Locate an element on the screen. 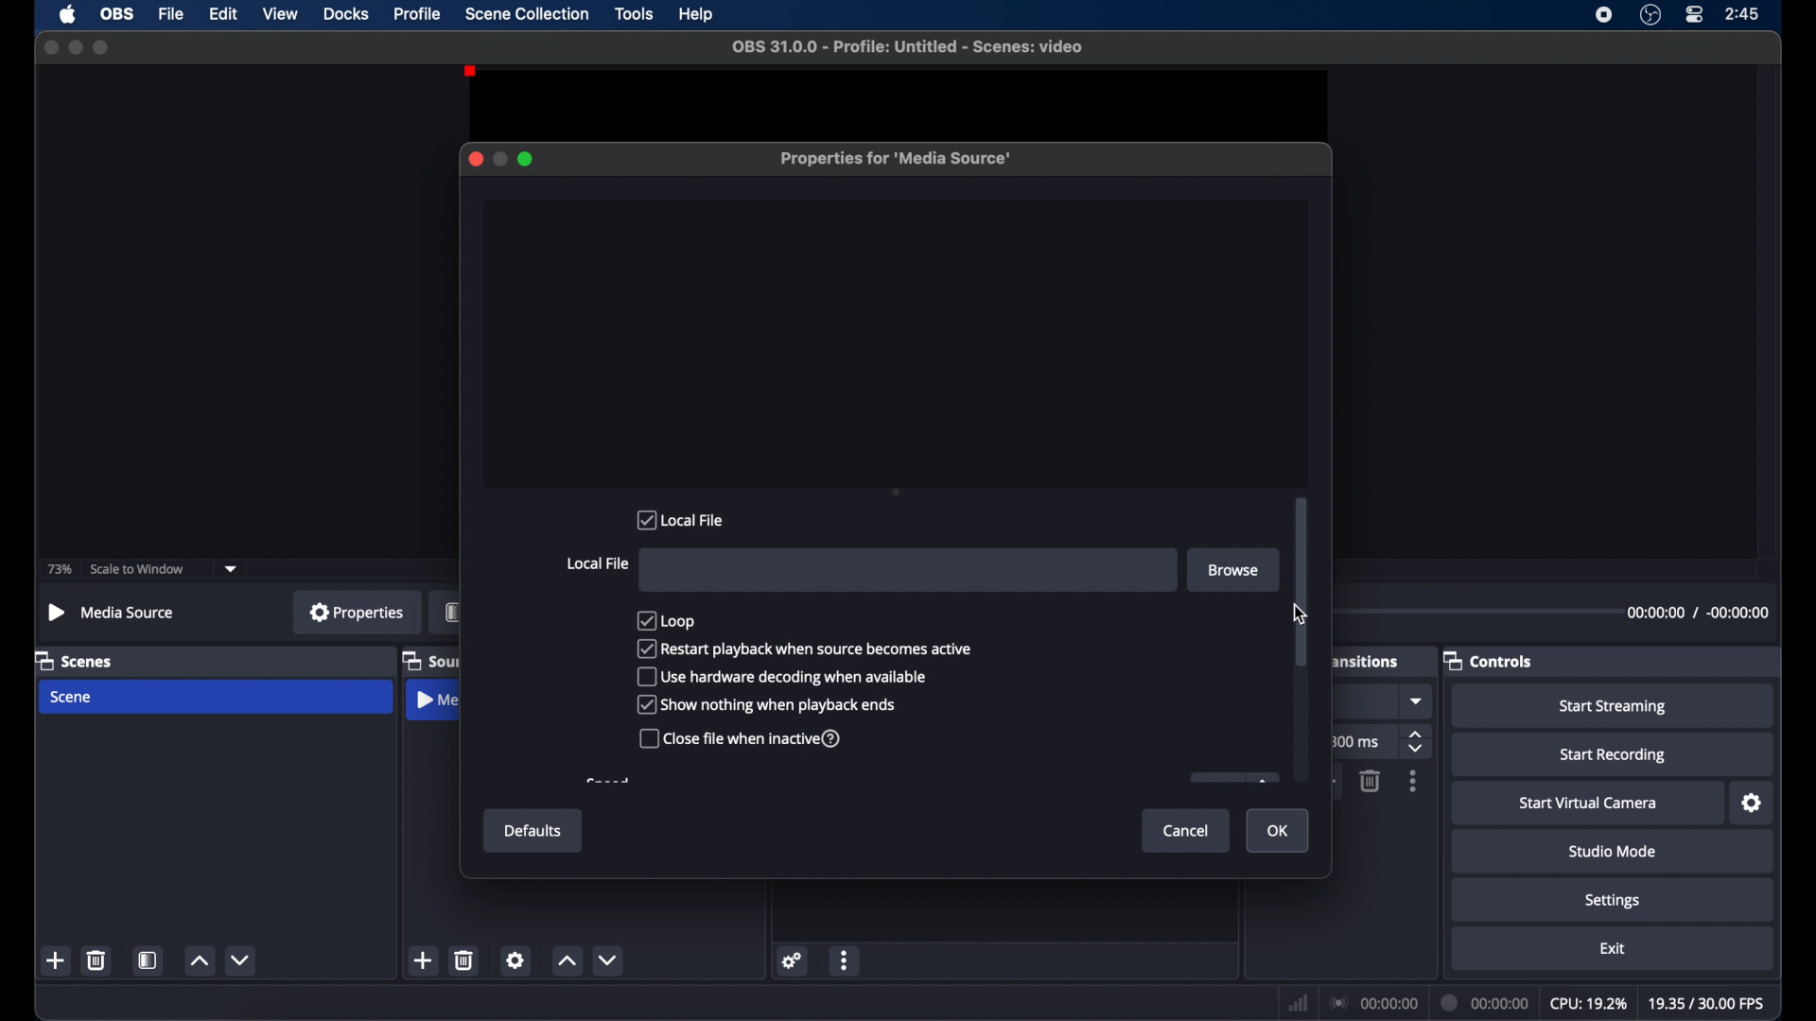  close is located at coordinates (47, 46).